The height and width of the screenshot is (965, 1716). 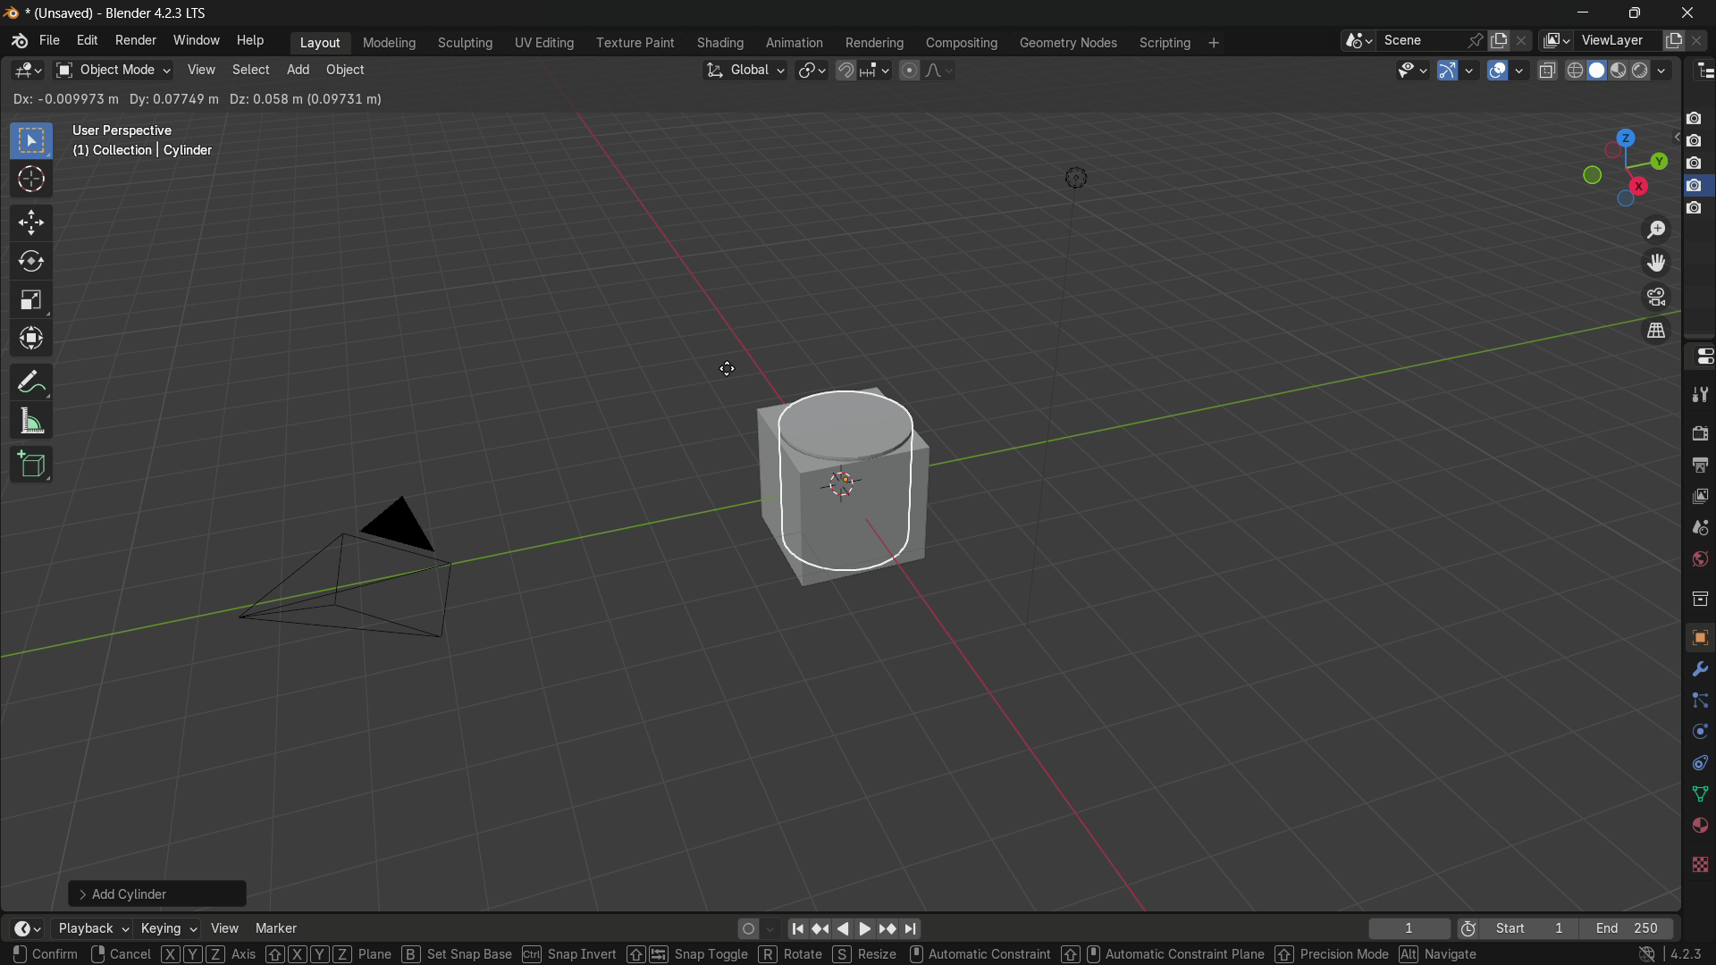 I want to click on capture, so click(x=1696, y=164).